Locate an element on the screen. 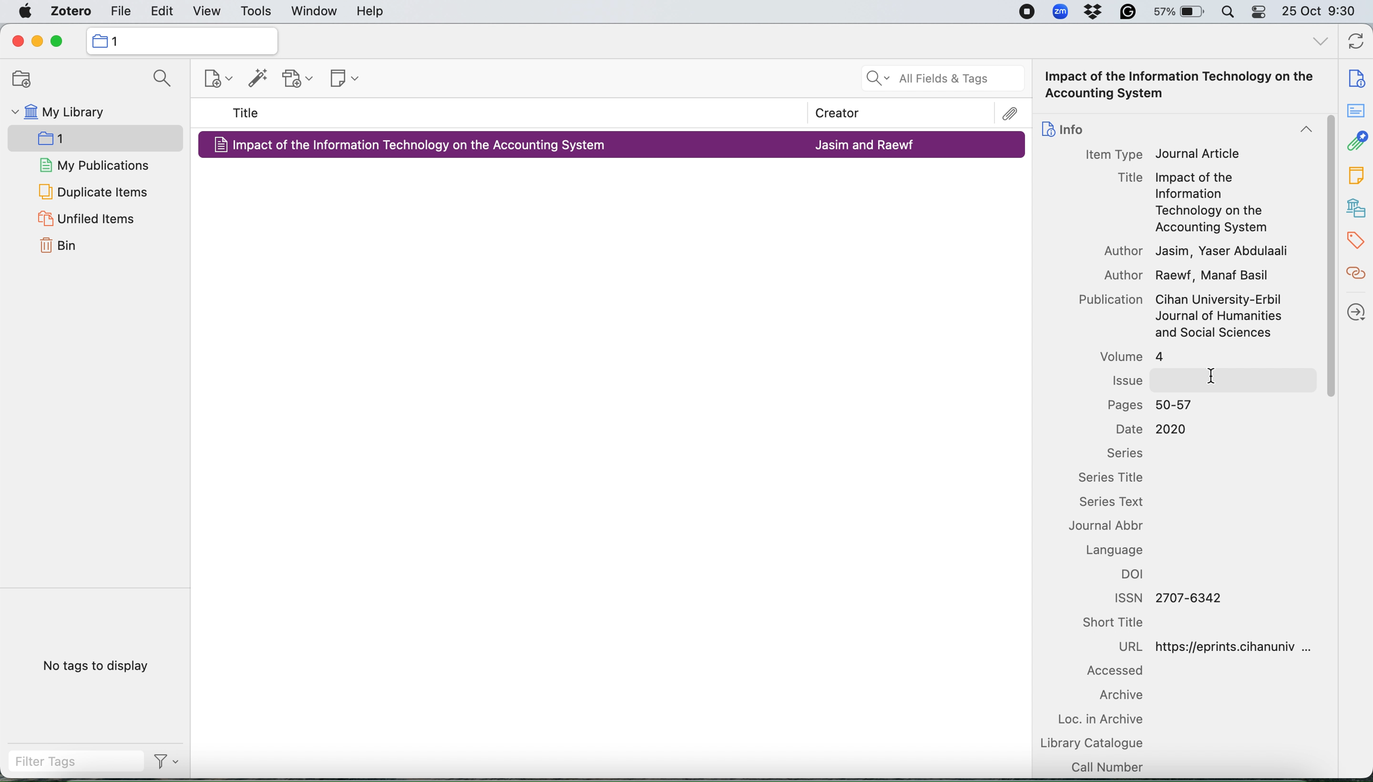 This screenshot has width=1373, height=782. zotero is located at coordinates (71, 11).